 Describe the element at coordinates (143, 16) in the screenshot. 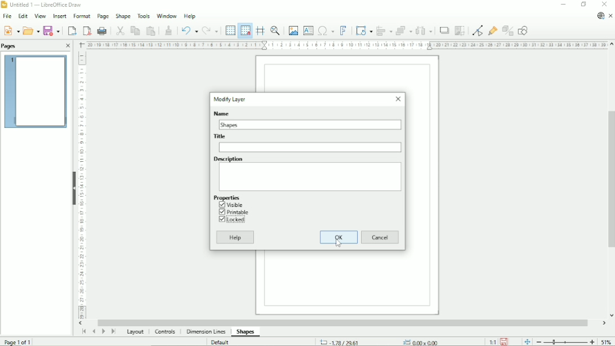

I see `Tools` at that location.